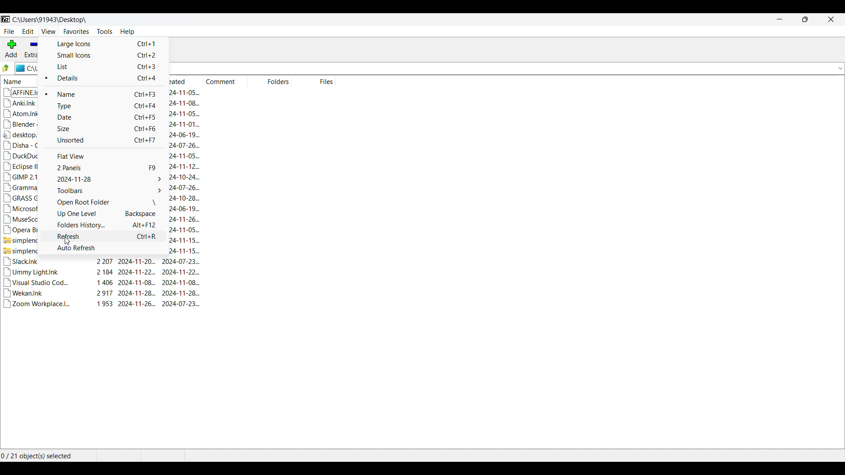 Image resolution: width=845 pixels, height=475 pixels. What do you see at coordinates (76, 32) in the screenshot?
I see `Favorites` at bounding box center [76, 32].